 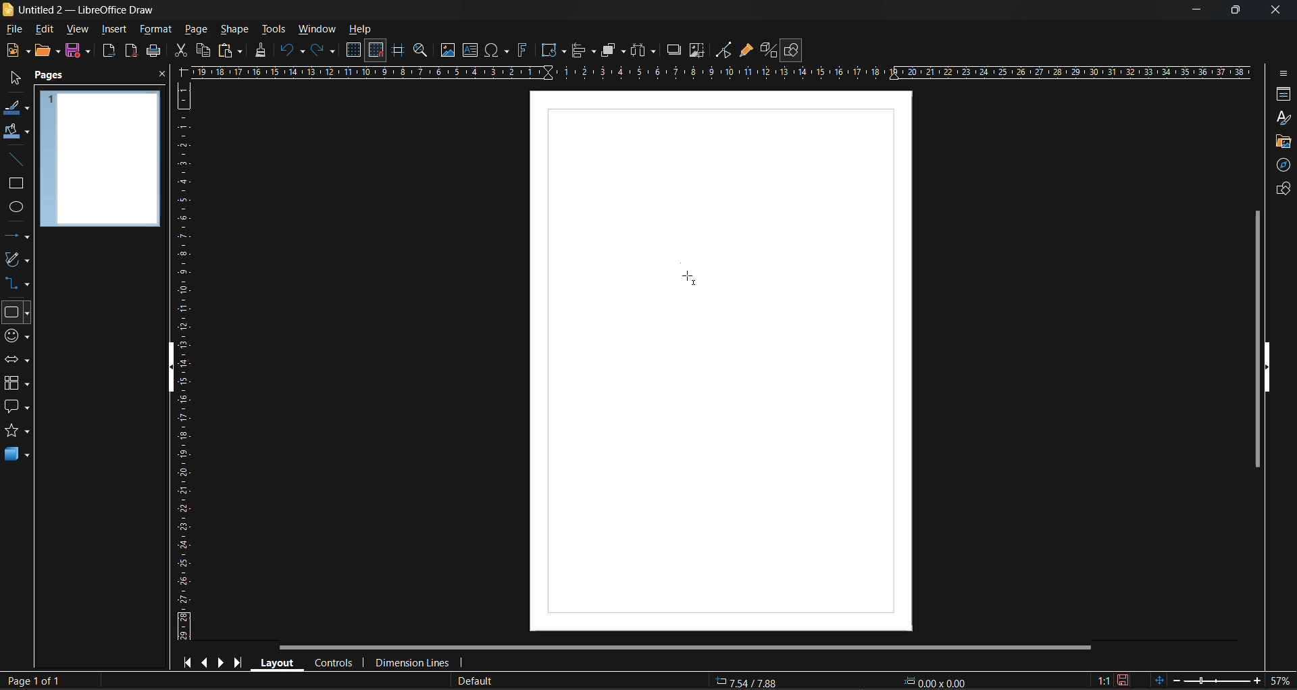 I want to click on zoom slider, so click(x=1215, y=680).